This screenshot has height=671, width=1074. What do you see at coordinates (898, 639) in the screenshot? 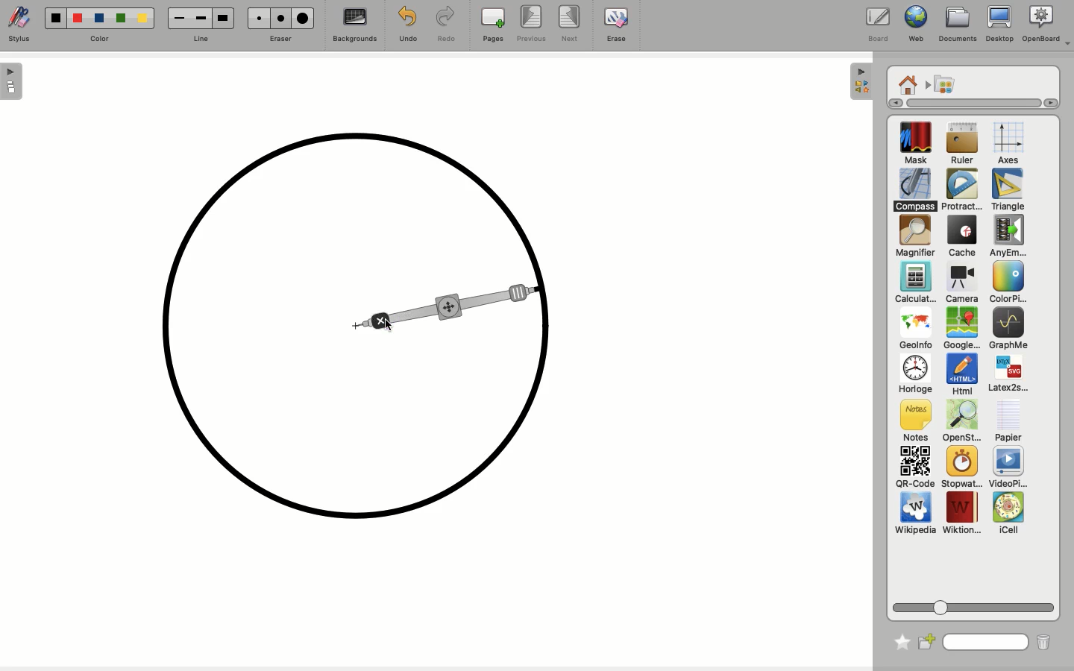
I see `Favorite` at bounding box center [898, 639].